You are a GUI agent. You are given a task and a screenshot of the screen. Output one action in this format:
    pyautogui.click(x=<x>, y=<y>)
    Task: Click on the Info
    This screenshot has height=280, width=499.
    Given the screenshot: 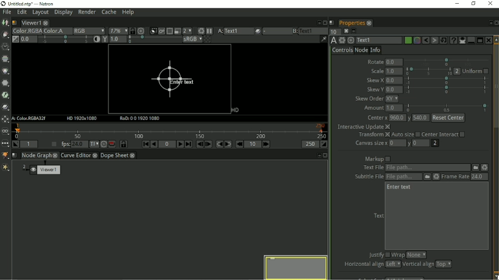 What is the action you would take?
    pyautogui.click(x=376, y=50)
    